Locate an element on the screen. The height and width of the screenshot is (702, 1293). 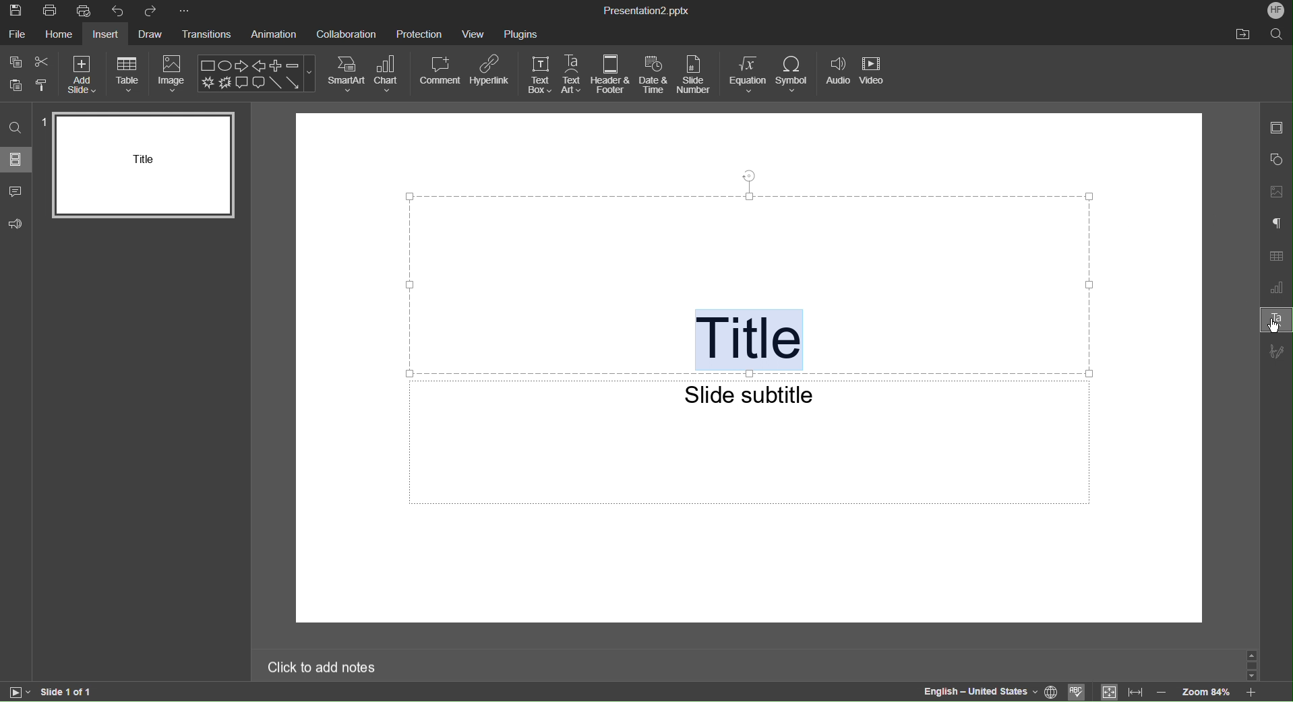
Click to add notes is located at coordinates (322, 668).